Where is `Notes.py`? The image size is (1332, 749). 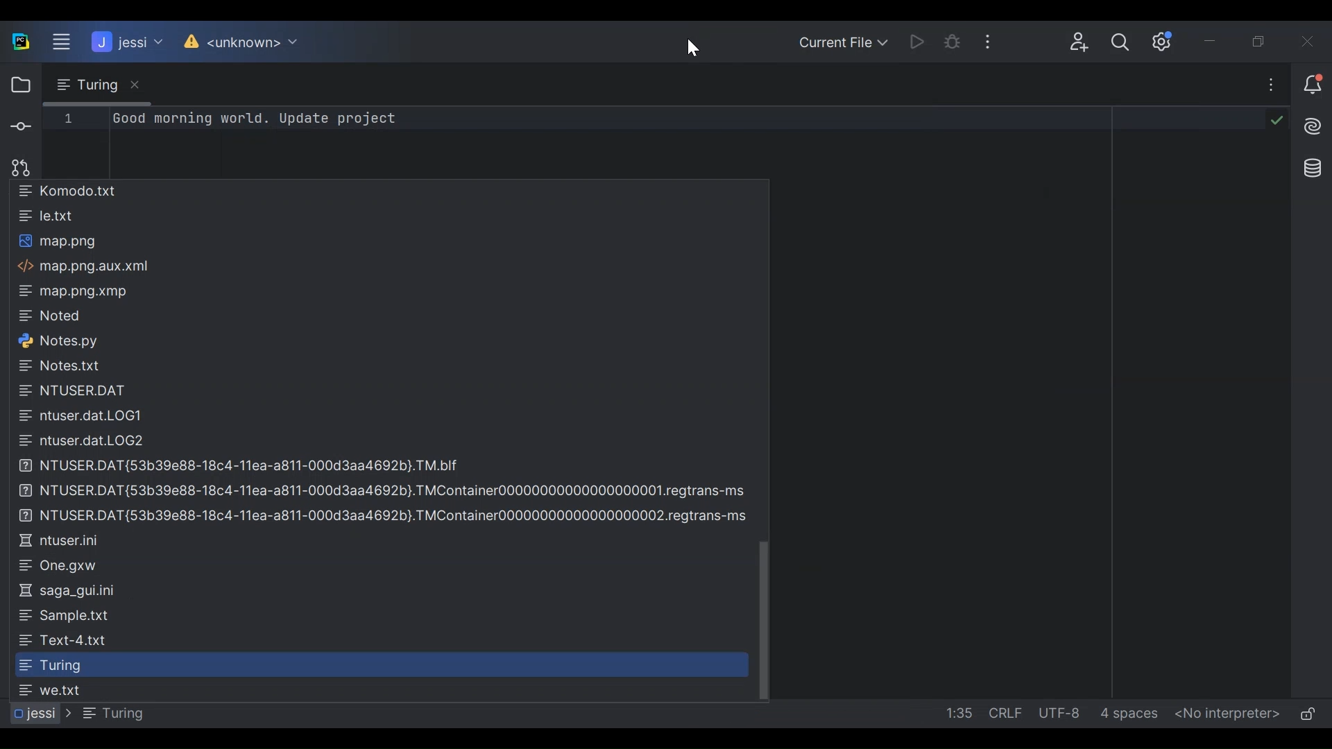 Notes.py is located at coordinates (61, 340).